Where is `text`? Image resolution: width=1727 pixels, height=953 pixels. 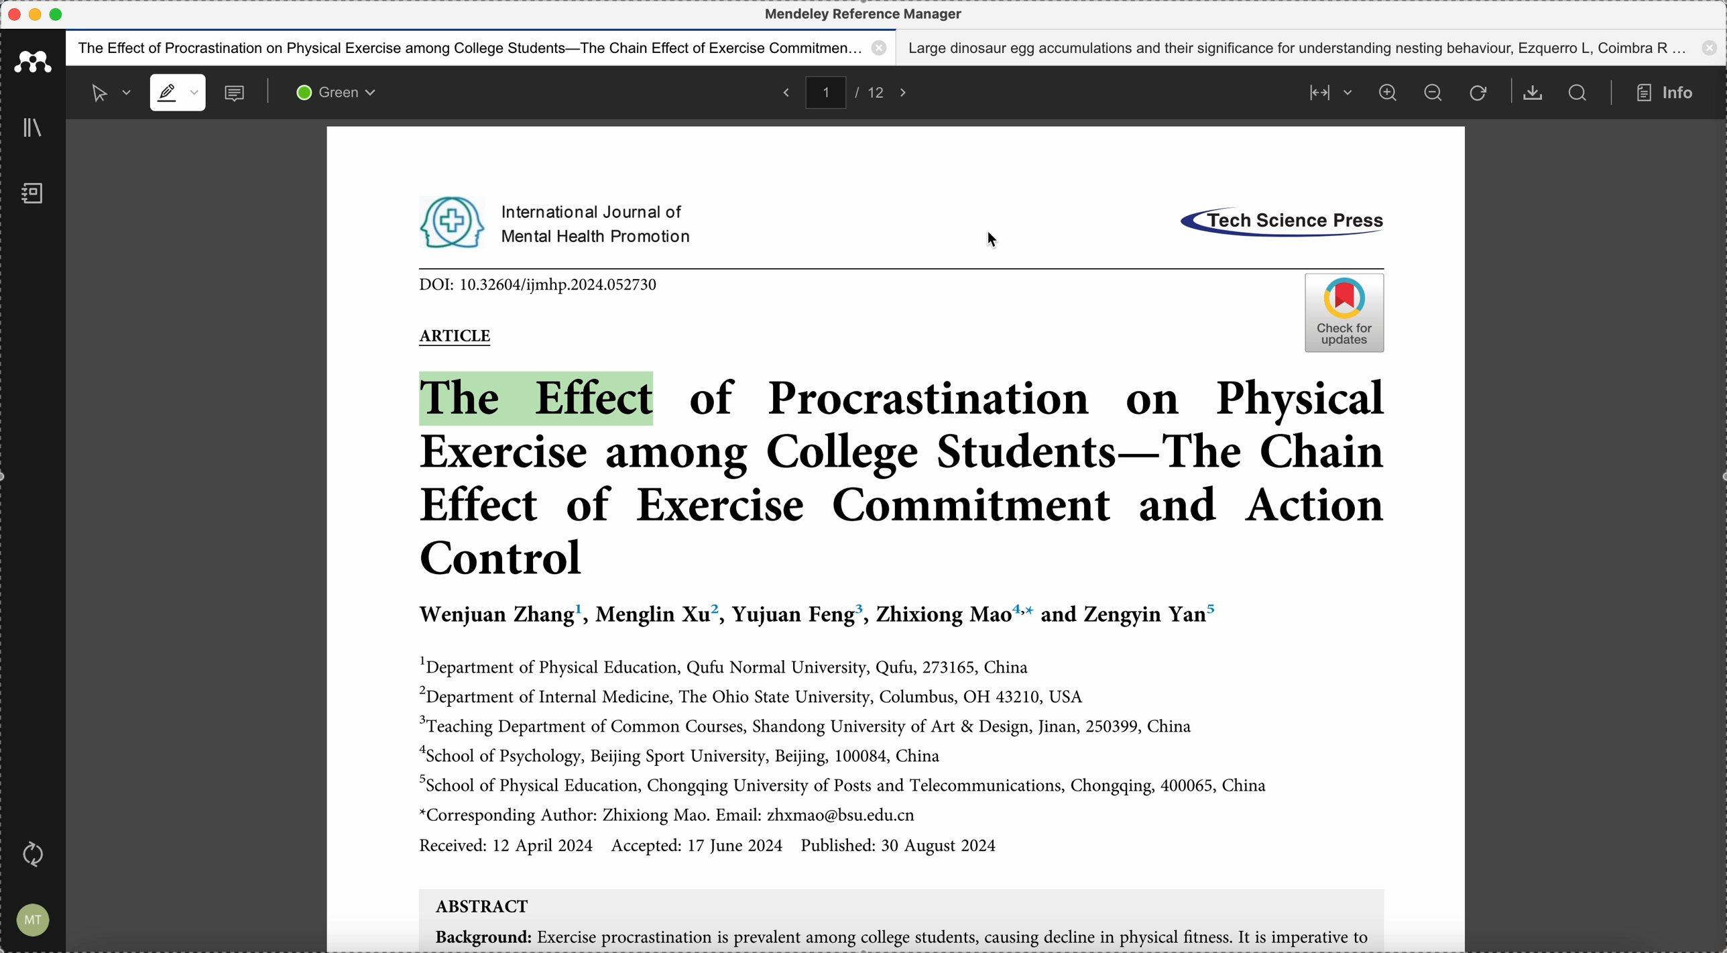 text is located at coordinates (1275, 221).